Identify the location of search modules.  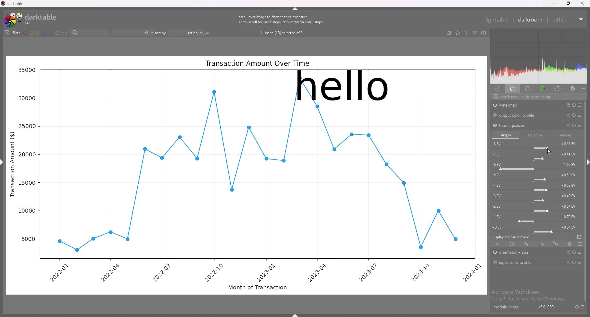
(538, 97).